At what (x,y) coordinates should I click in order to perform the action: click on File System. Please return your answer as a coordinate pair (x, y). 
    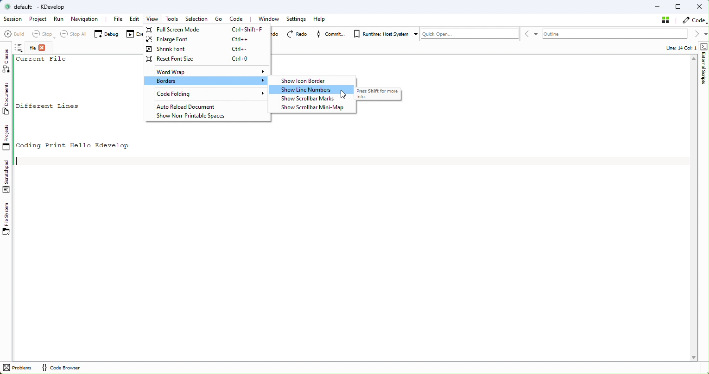
    Looking at the image, I should click on (8, 219).